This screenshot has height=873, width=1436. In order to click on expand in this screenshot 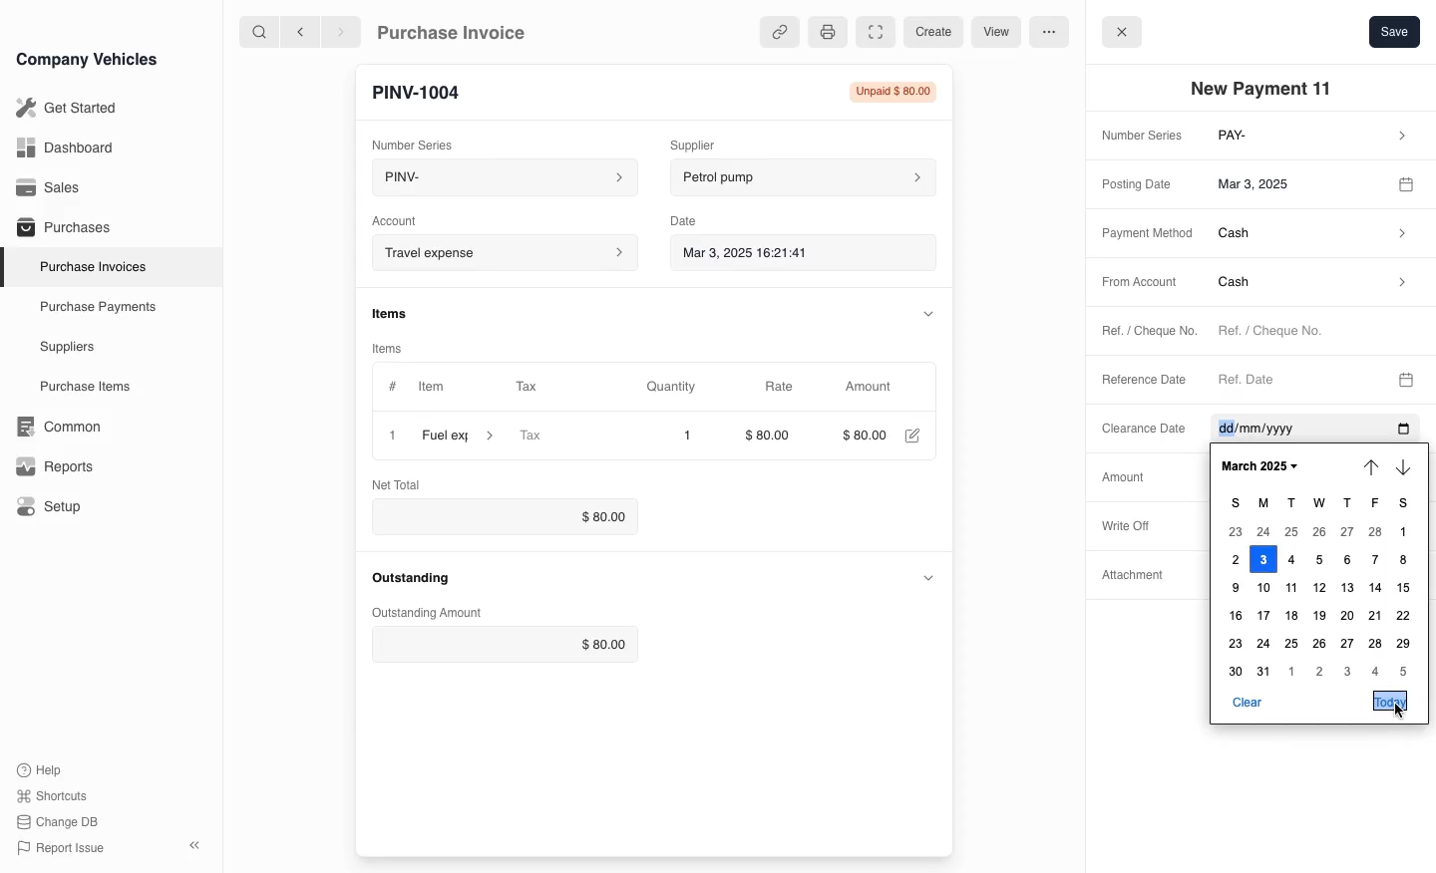, I will do `click(928, 577)`.